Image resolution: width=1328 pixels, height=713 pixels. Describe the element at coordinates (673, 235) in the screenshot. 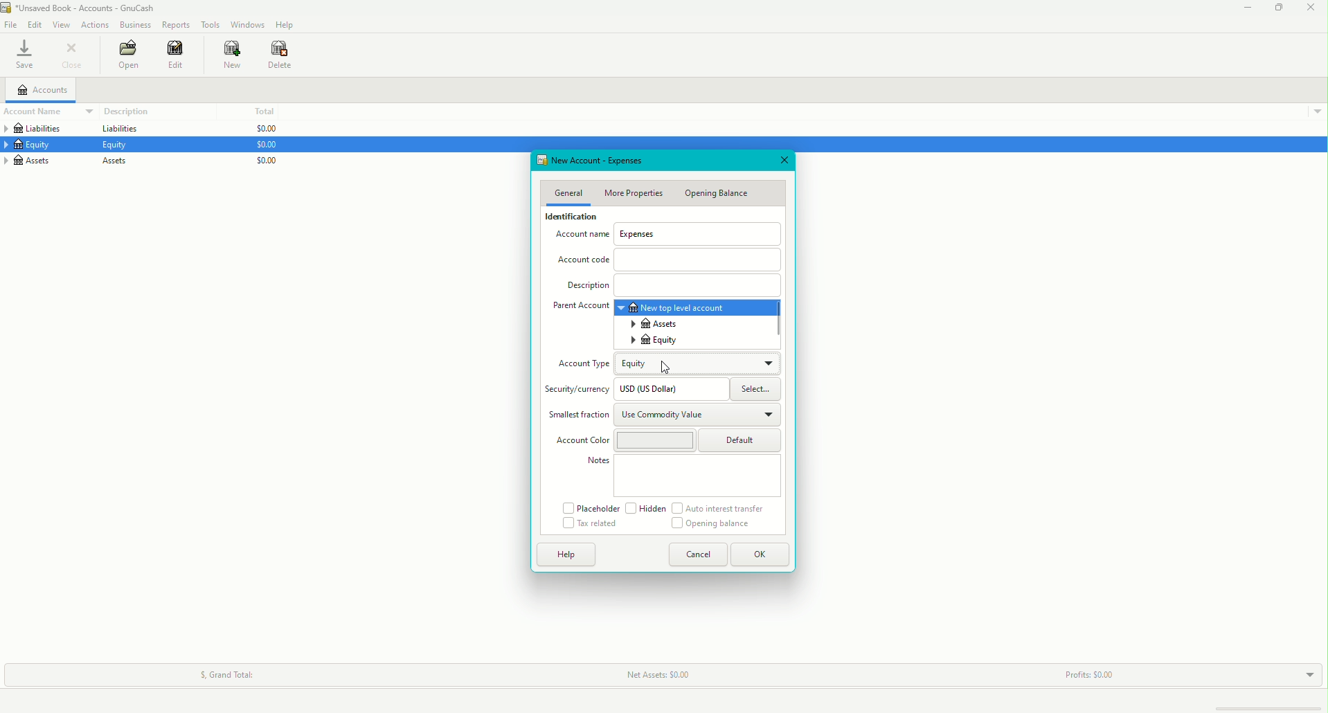

I see `Account Name` at that location.